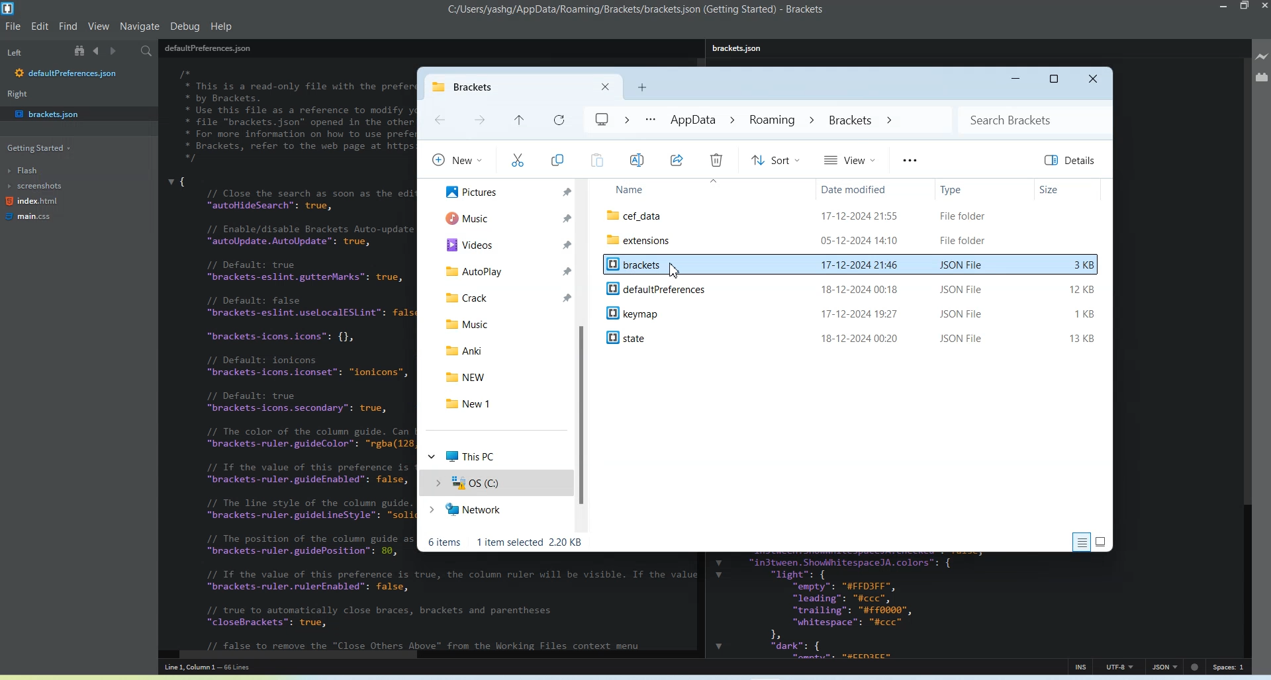 The width and height of the screenshot is (1271, 680). I want to click on errors, so click(1196, 665).